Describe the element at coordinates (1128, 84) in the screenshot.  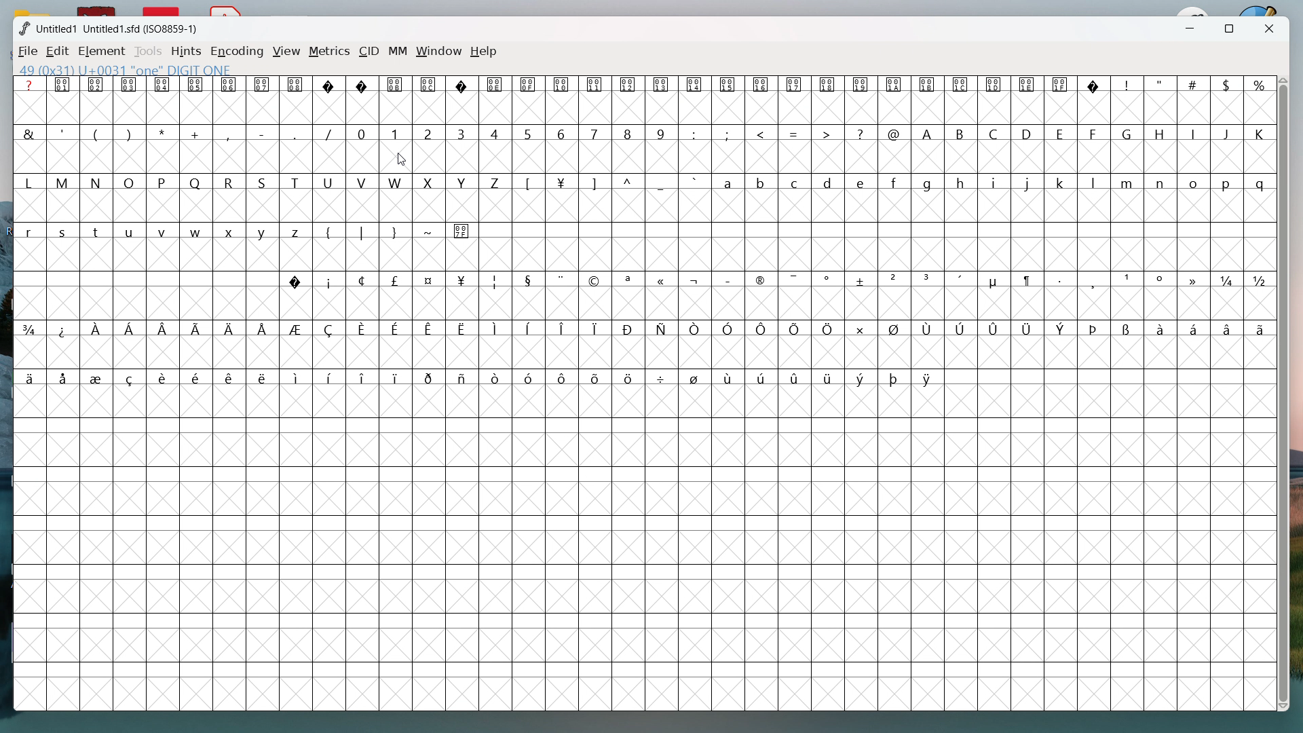
I see `!` at that location.